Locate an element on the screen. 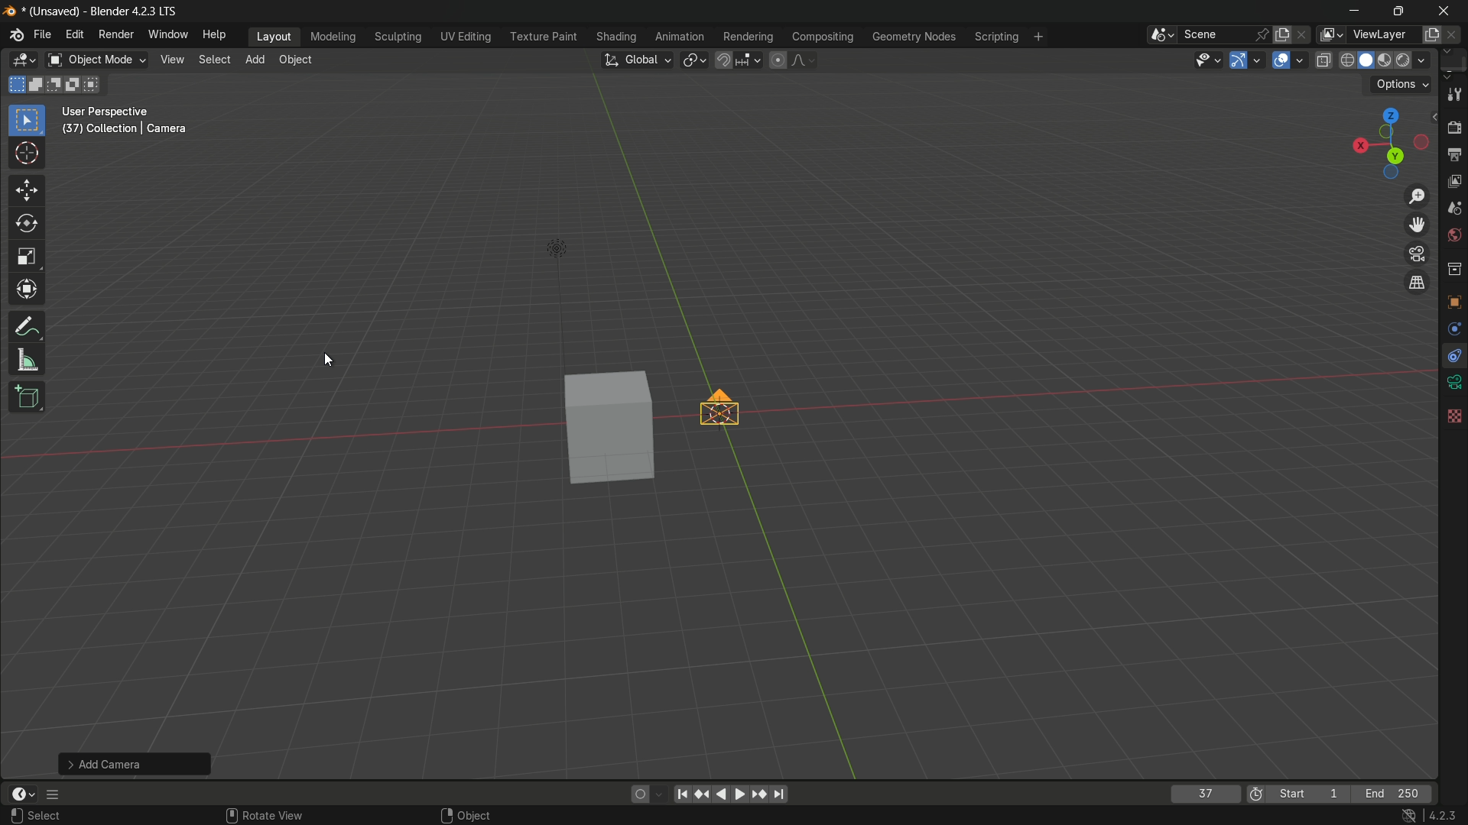 The image size is (1468, 825). annotate is located at coordinates (28, 328).